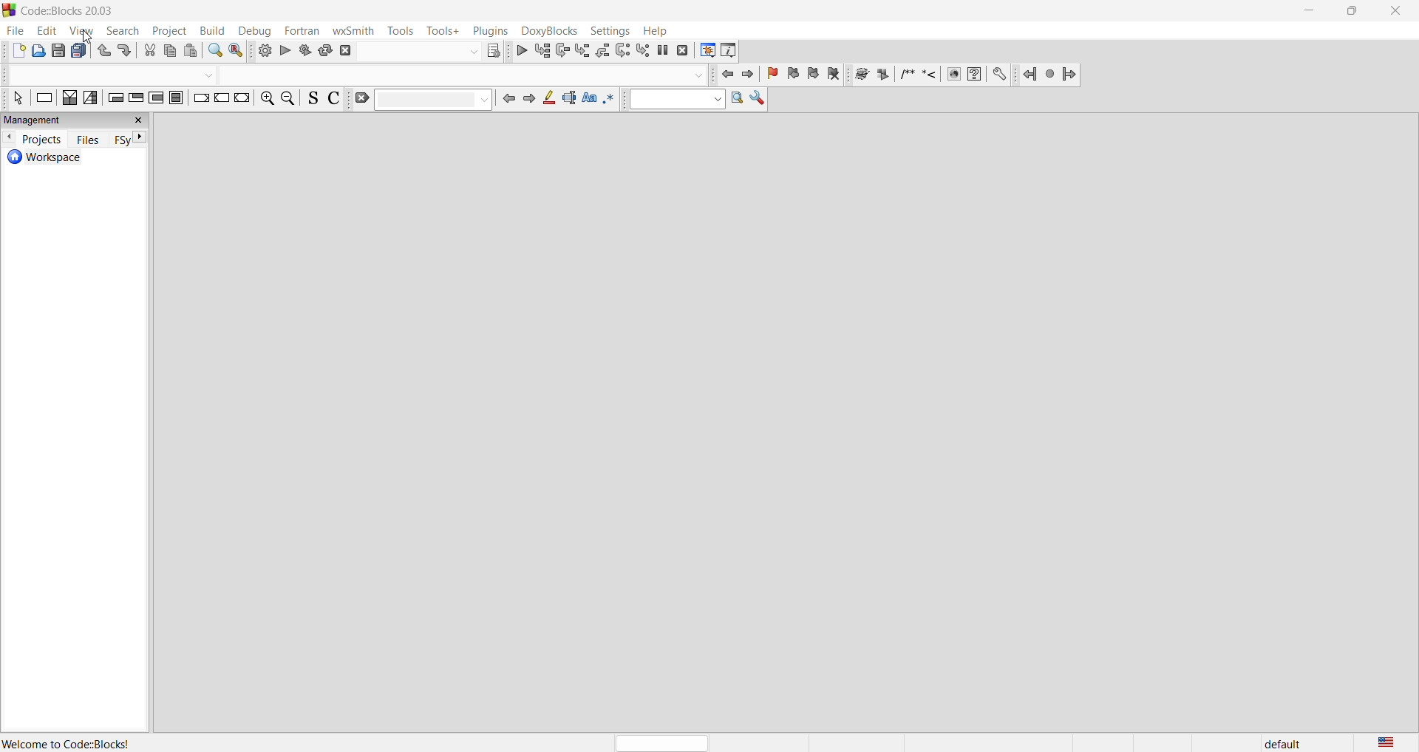 The width and height of the screenshot is (1419, 752). Describe the element at coordinates (623, 49) in the screenshot. I see `next instruction` at that location.